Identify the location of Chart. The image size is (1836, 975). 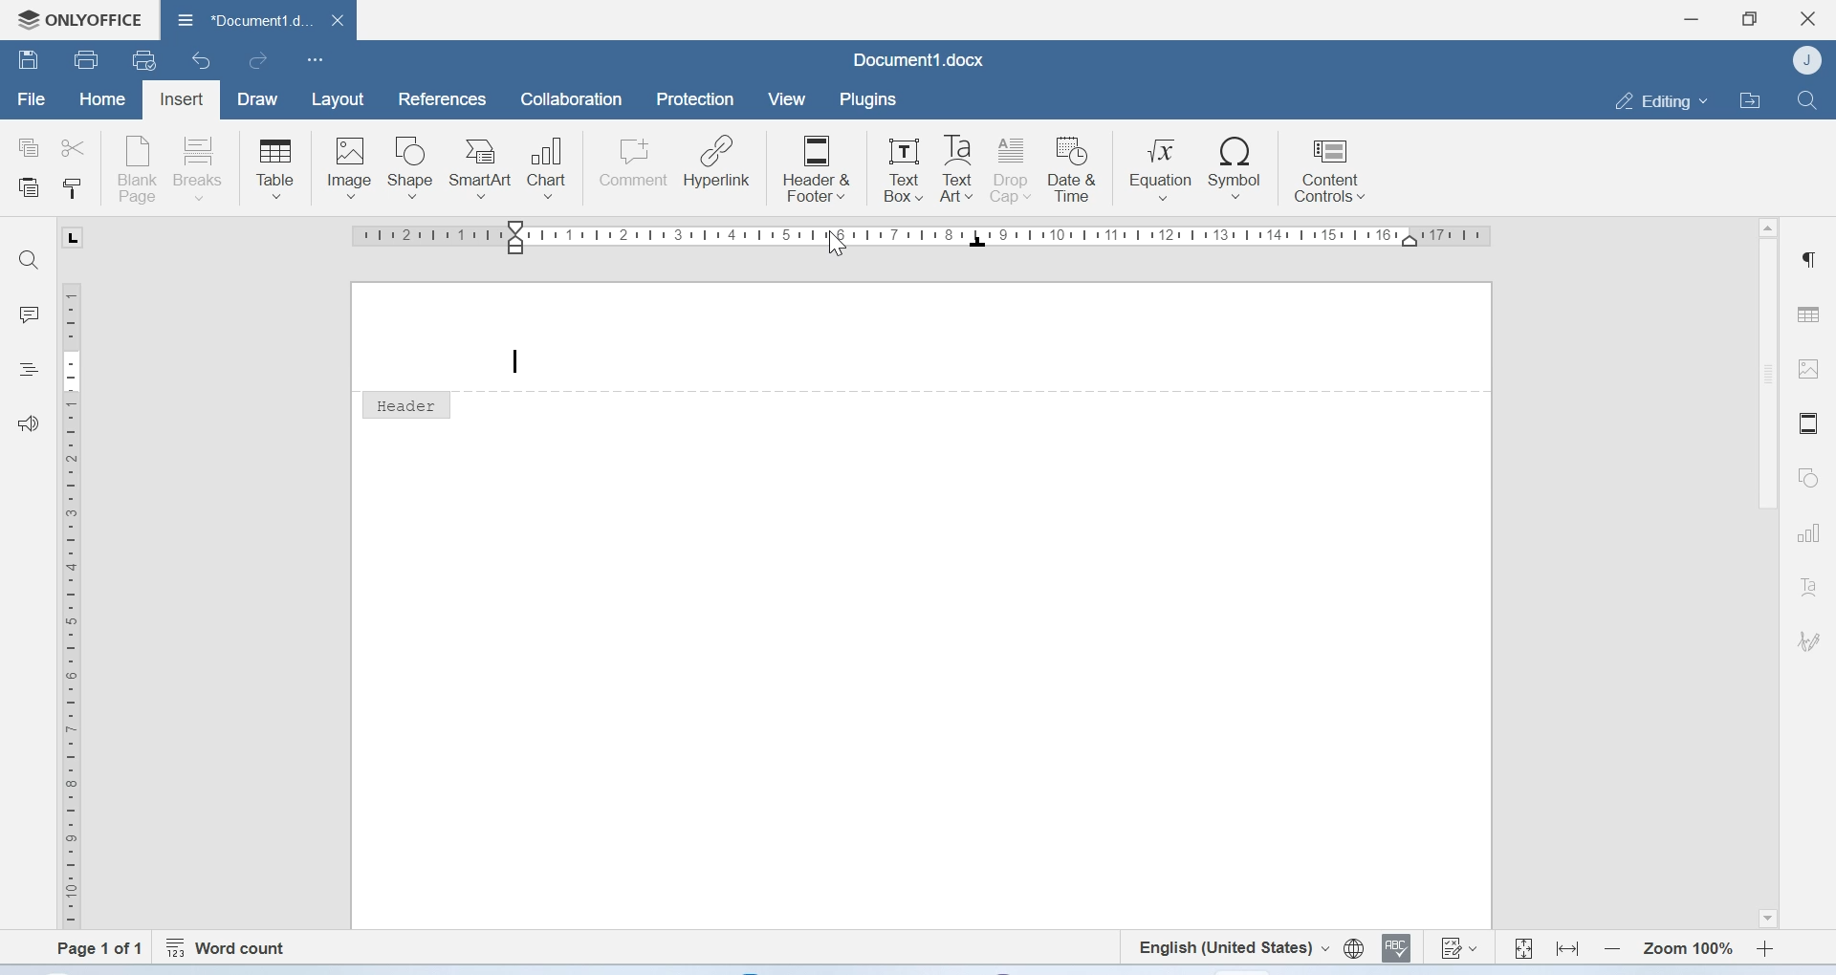
(554, 164).